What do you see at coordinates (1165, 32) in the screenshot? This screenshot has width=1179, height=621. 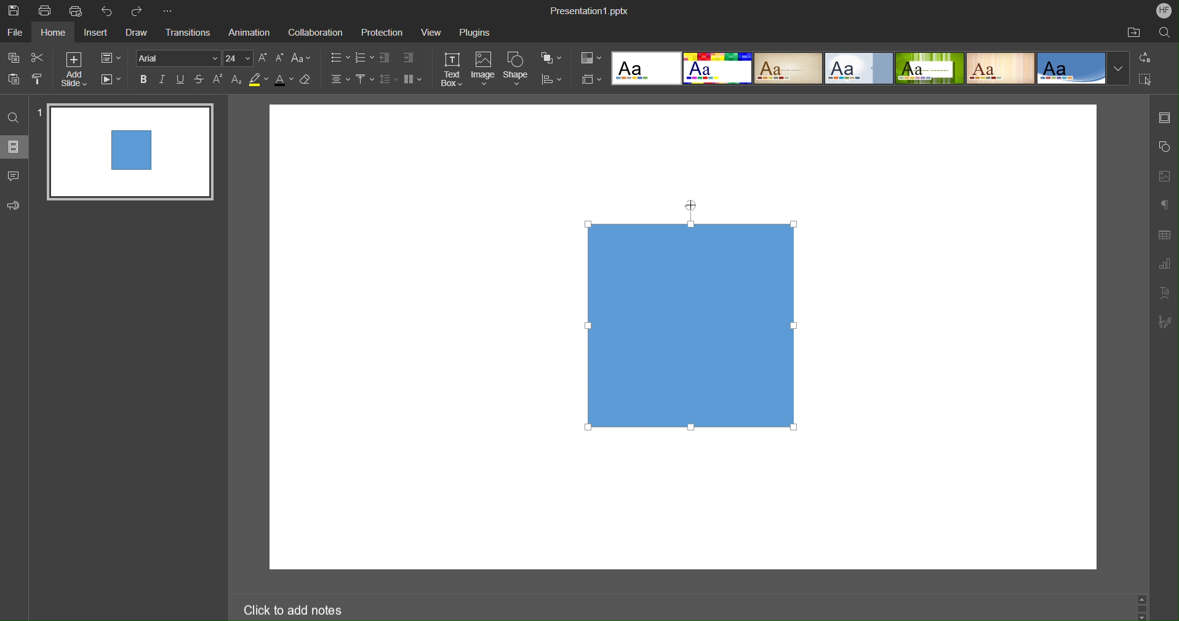 I see `Search` at bounding box center [1165, 32].